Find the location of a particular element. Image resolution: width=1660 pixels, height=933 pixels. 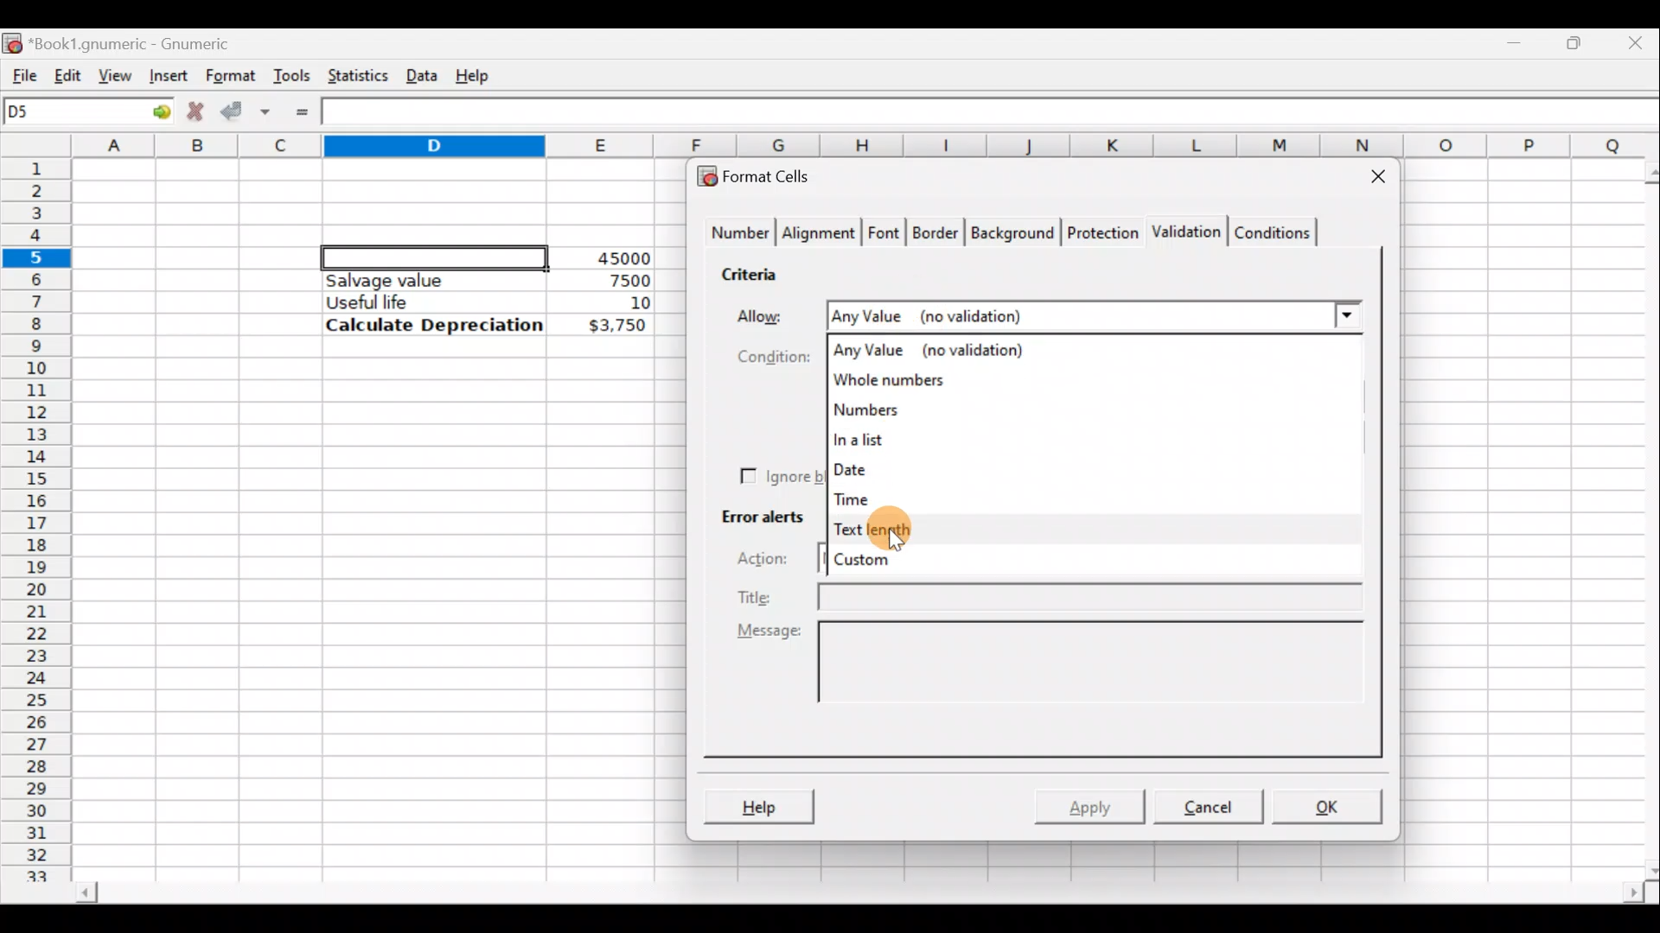

In a list is located at coordinates (893, 441).